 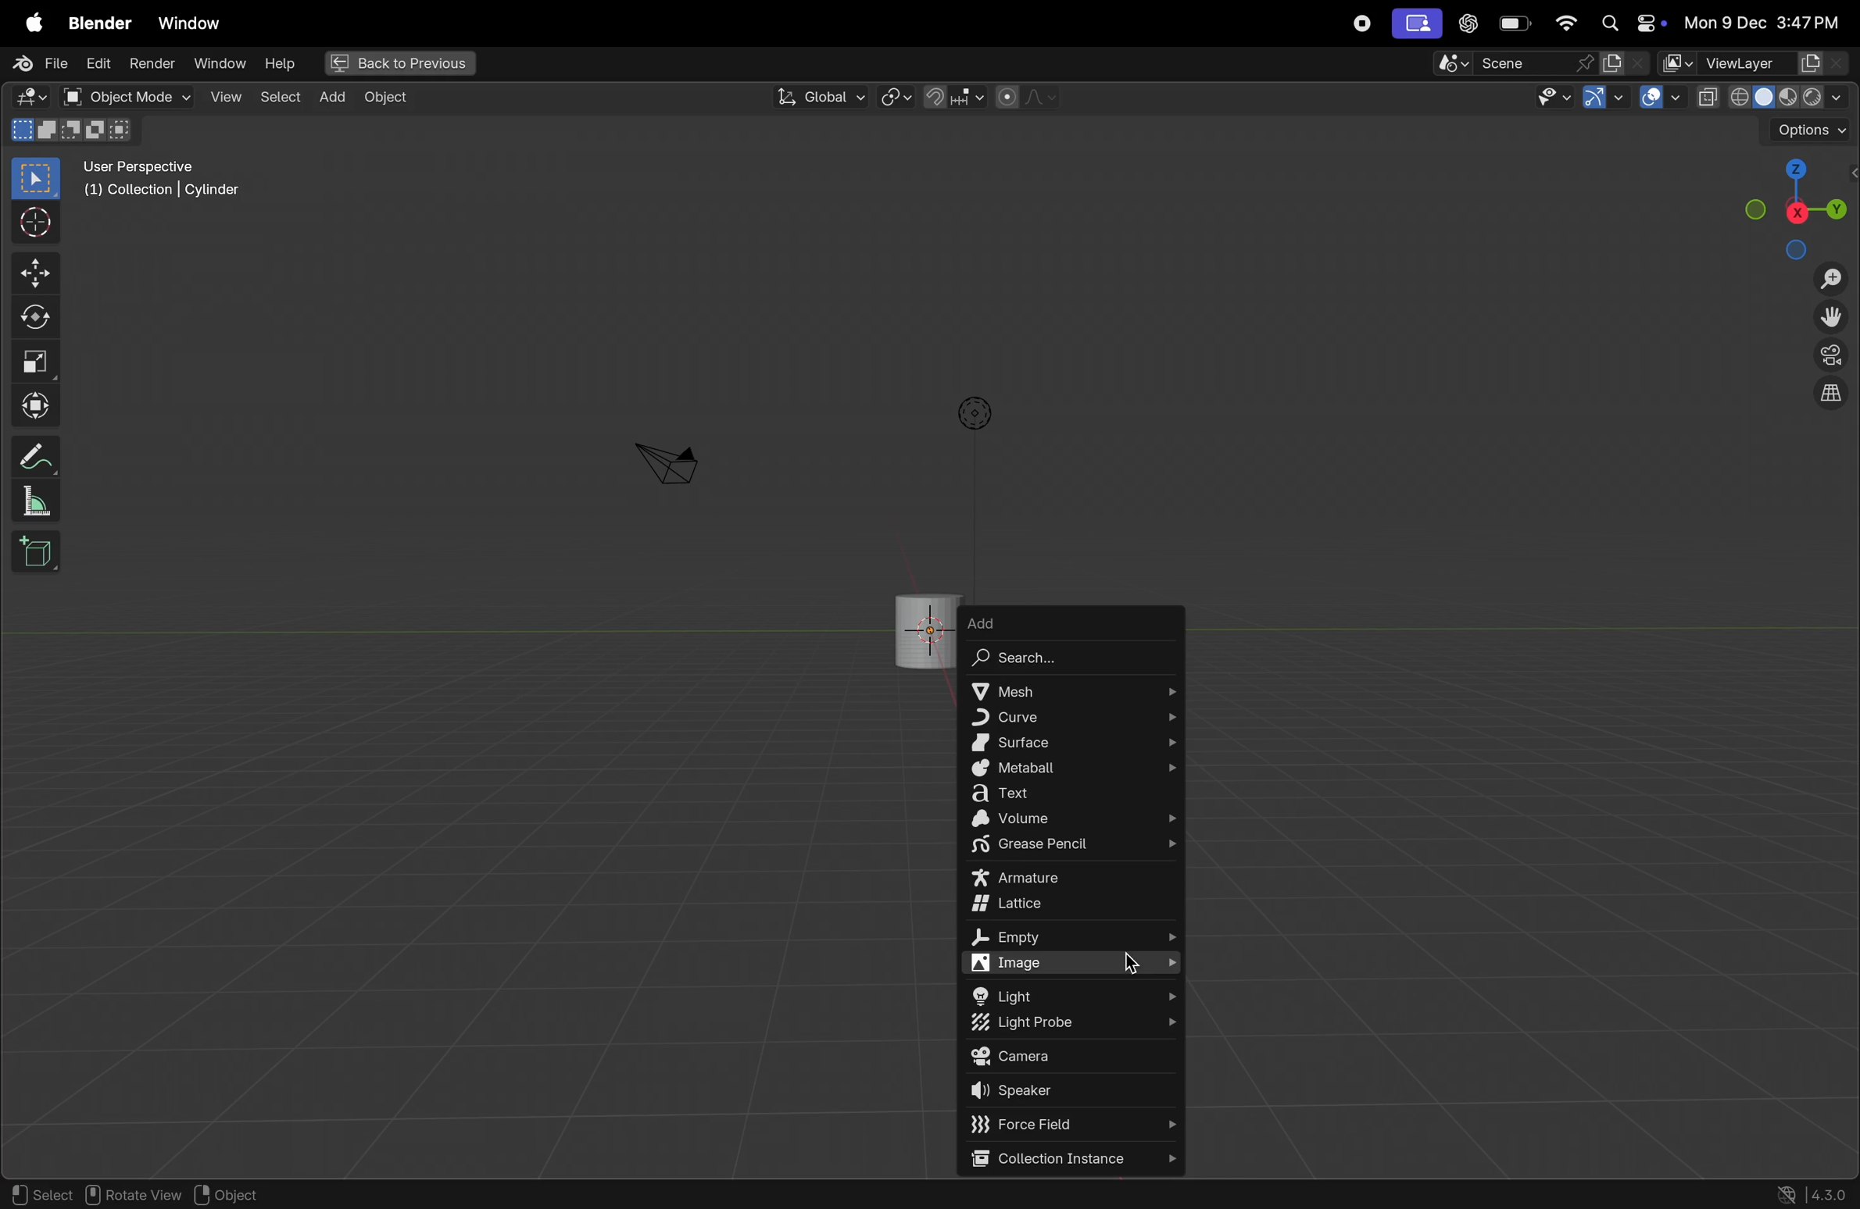 What do you see at coordinates (953, 97) in the screenshot?
I see `snapping` at bounding box center [953, 97].